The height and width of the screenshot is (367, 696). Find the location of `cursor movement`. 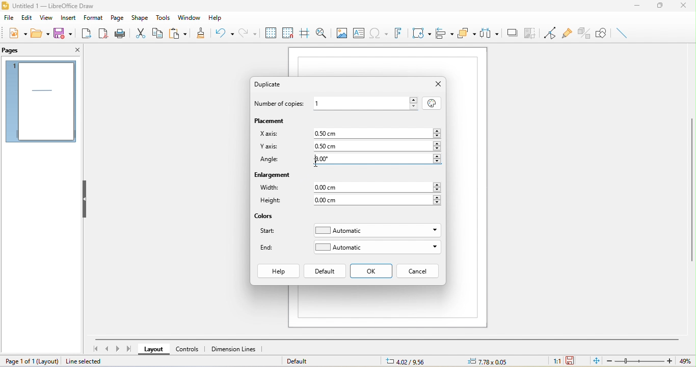

cursor movement is located at coordinates (318, 163).